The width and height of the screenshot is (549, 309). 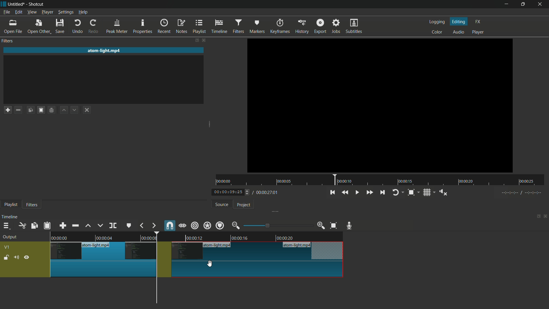 I want to click on ripple delete, so click(x=75, y=225).